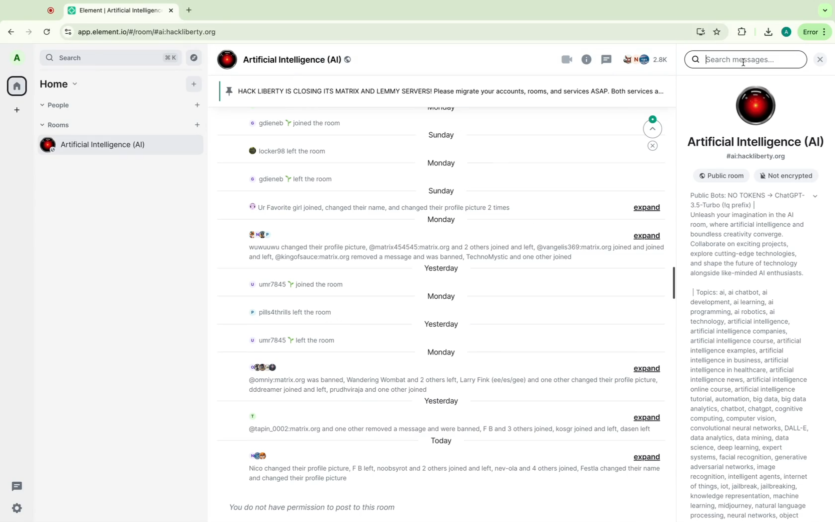 The height and width of the screenshot is (522, 835). I want to click on profile pictures, so click(260, 234).